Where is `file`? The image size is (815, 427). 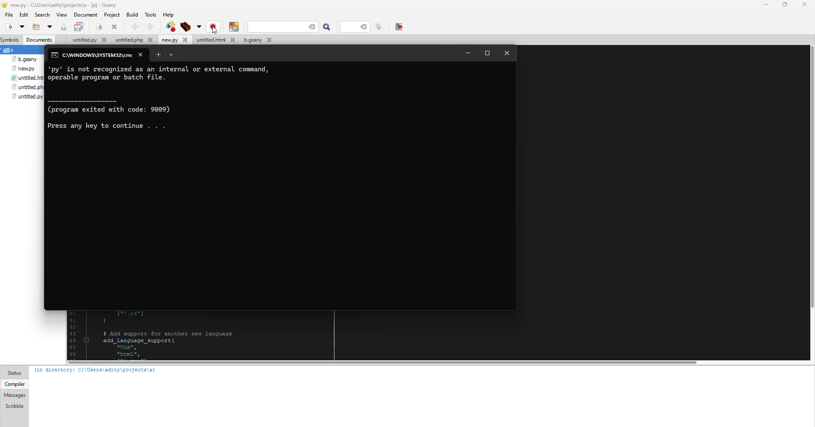 file is located at coordinates (24, 69).